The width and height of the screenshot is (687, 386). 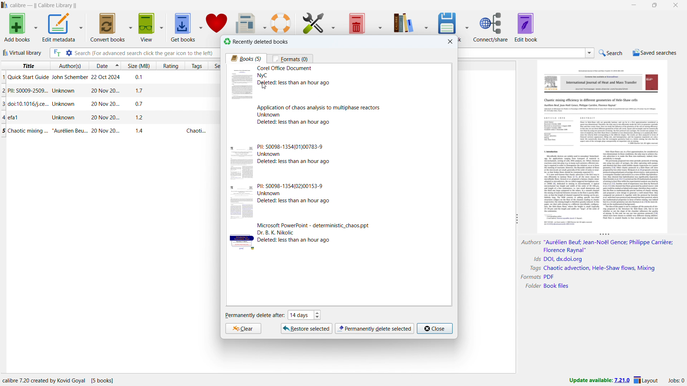 What do you see at coordinates (101, 65) in the screenshot?
I see `sort by date` at bounding box center [101, 65].